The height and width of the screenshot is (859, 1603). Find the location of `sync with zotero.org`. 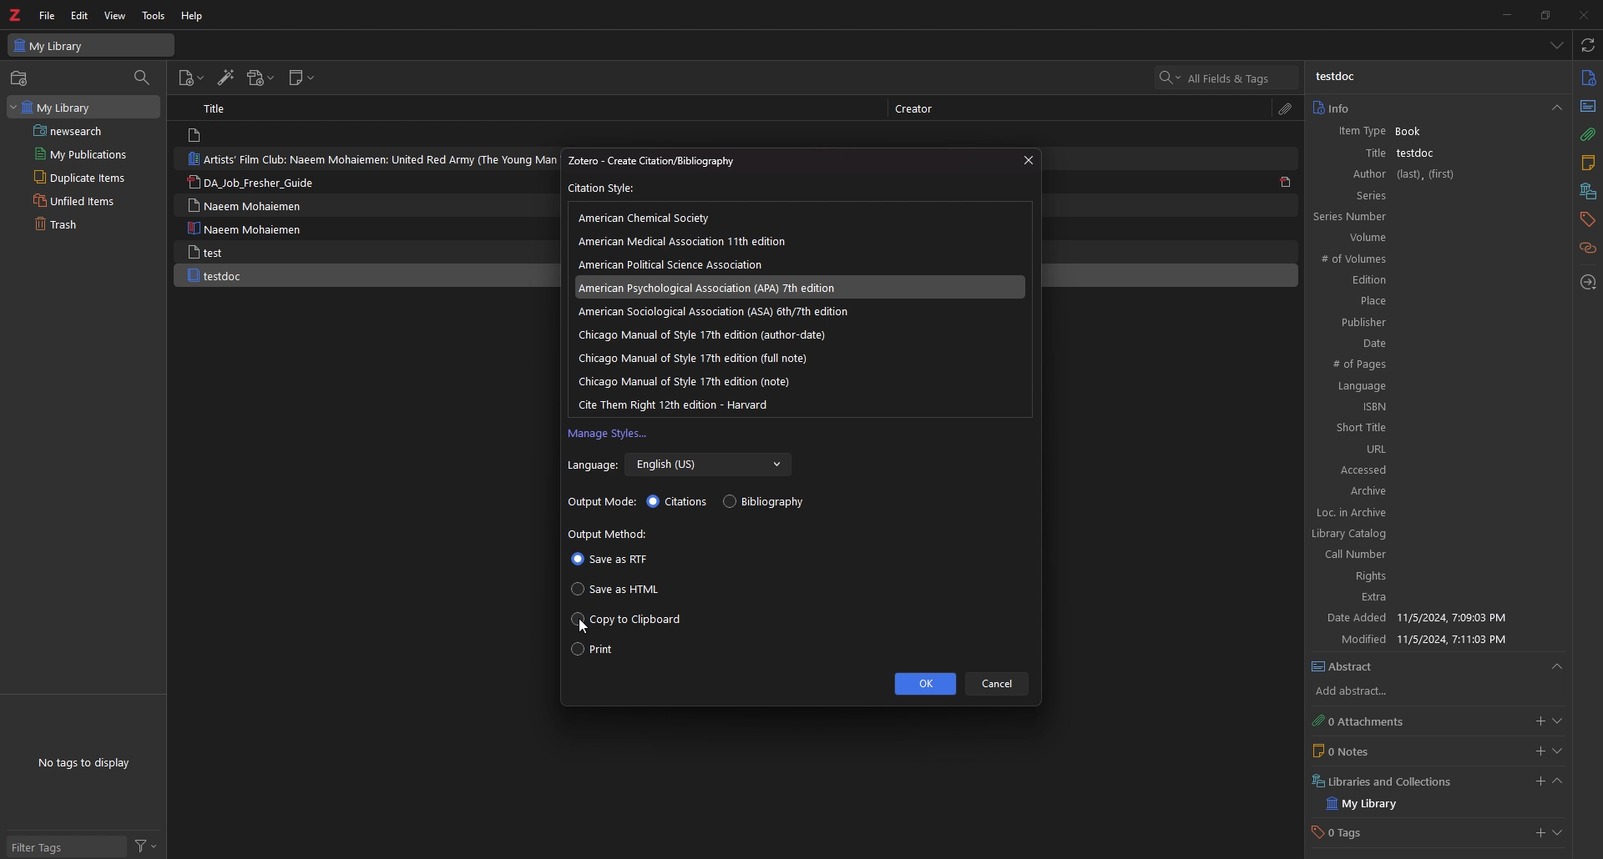

sync with zotero.org is located at coordinates (1589, 44).